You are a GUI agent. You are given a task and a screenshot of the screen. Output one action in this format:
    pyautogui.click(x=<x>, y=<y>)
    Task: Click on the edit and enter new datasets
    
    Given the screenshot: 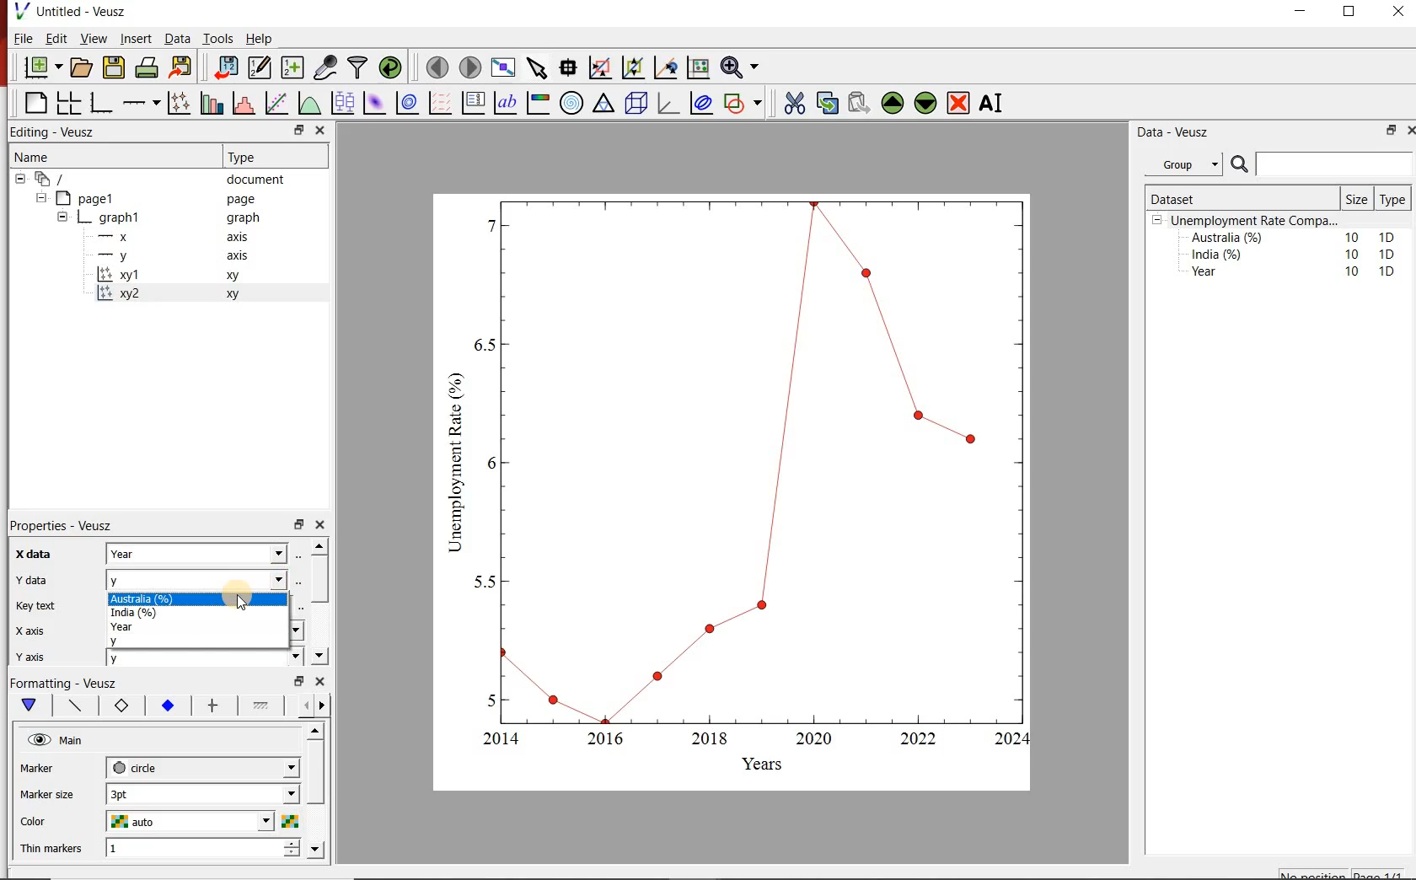 What is the action you would take?
    pyautogui.click(x=261, y=66)
    